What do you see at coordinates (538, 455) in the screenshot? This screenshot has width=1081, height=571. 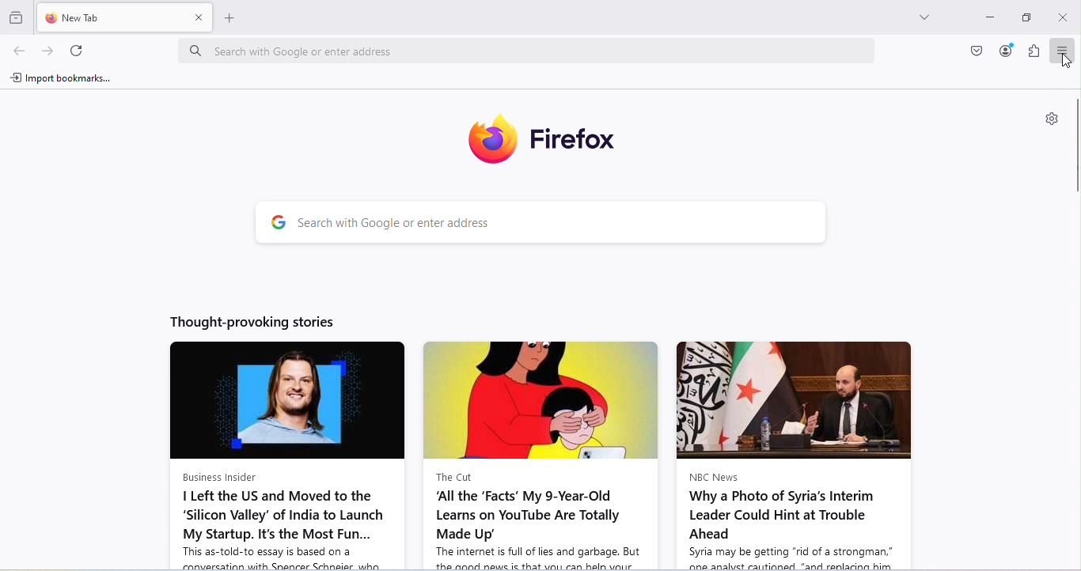 I see `new article from the cut` at bounding box center [538, 455].